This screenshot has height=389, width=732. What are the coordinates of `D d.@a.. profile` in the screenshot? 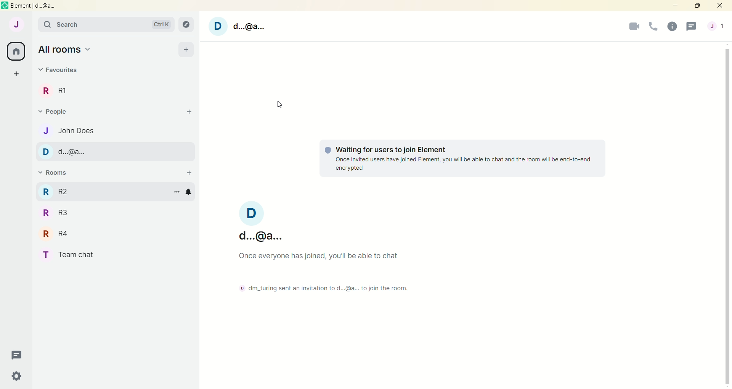 It's located at (240, 26).